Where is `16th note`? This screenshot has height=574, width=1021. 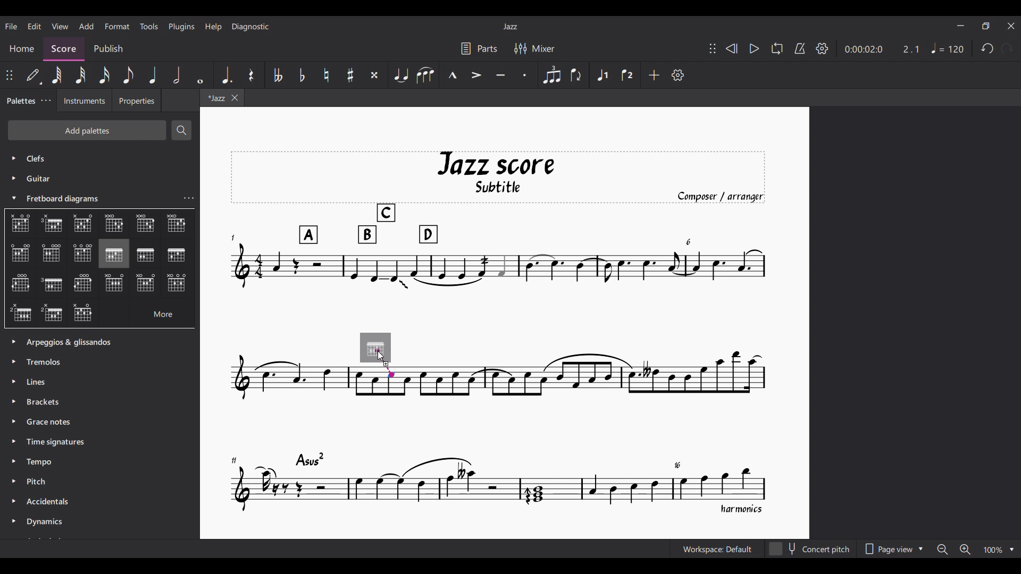
16th note is located at coordinates (104, 75).